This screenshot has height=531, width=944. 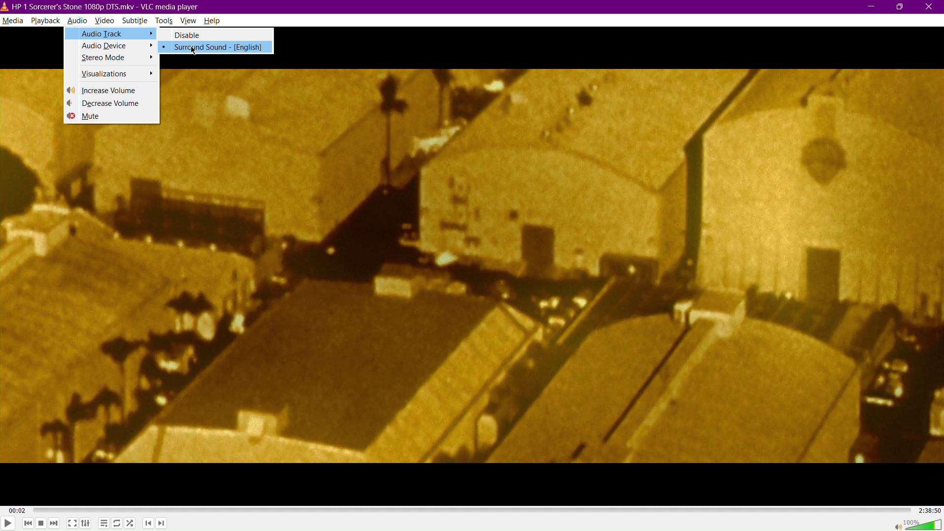 I want to click on Playback, so click(x=45, y=21).